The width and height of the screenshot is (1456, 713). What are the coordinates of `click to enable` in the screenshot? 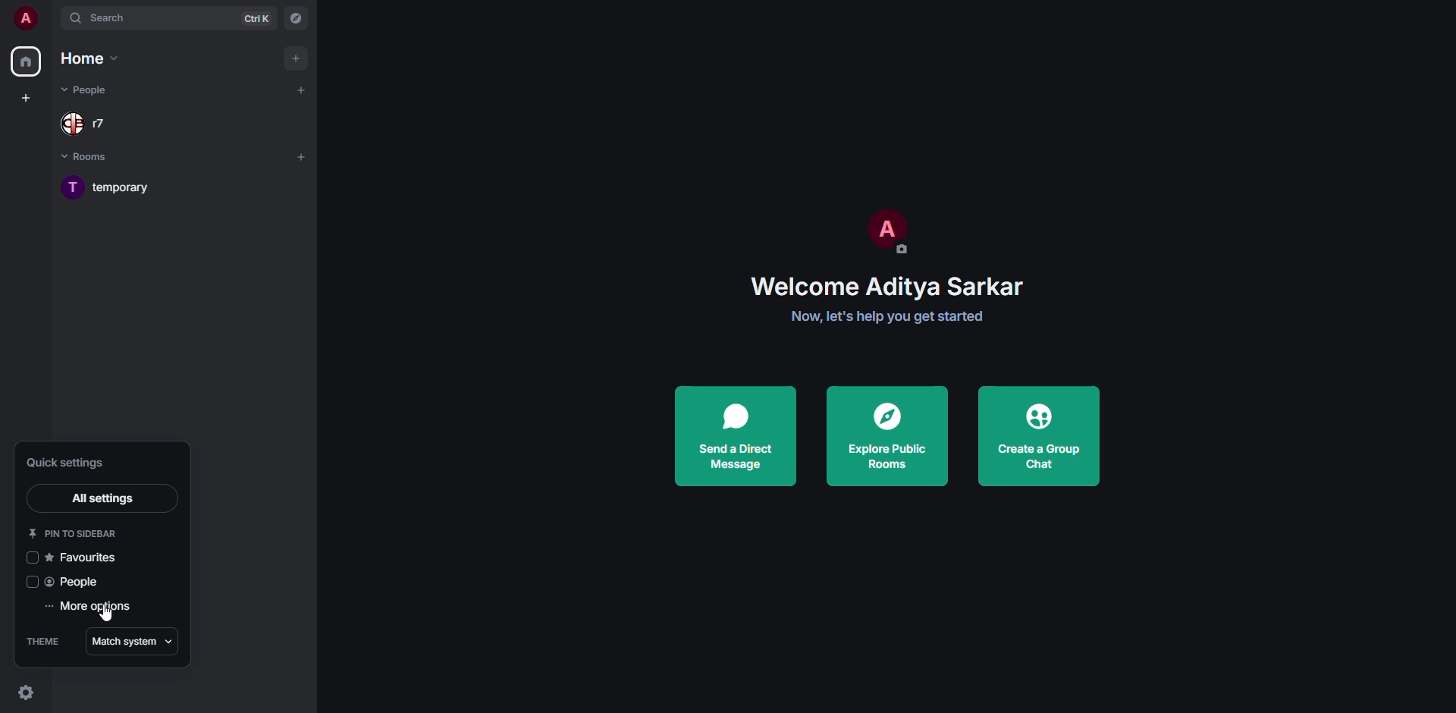 It's located at (30, 558).